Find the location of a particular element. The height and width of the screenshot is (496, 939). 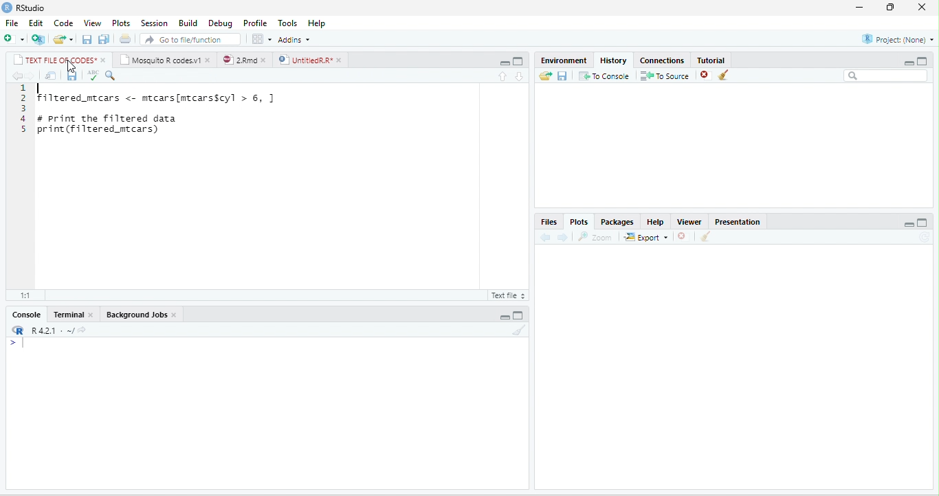

minimize is located at coordinates (505, 63).